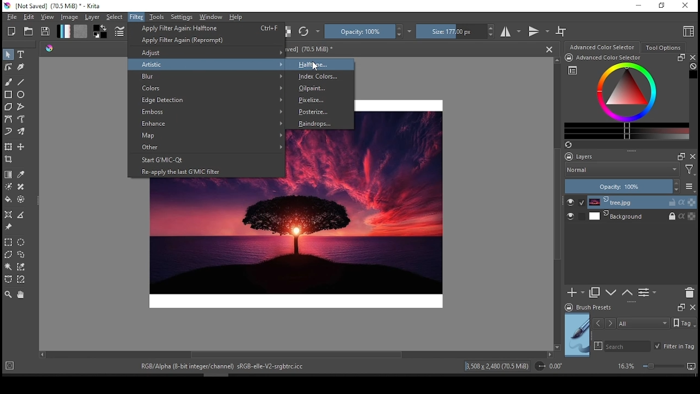 Image resolution: width=700 pixels, height=394 pixels. Describe the element at coordinates (236, 18) in the screenshot. I see `help` at that location.